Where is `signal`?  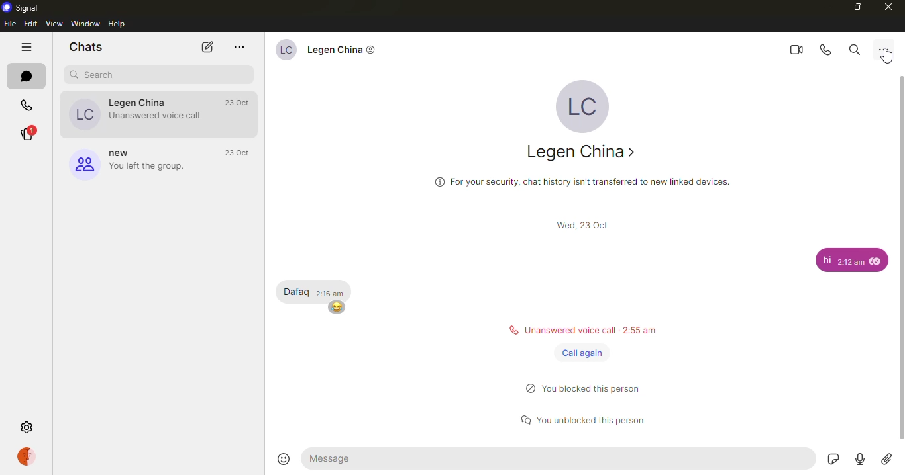
signal is located at coordinates (25, 7).